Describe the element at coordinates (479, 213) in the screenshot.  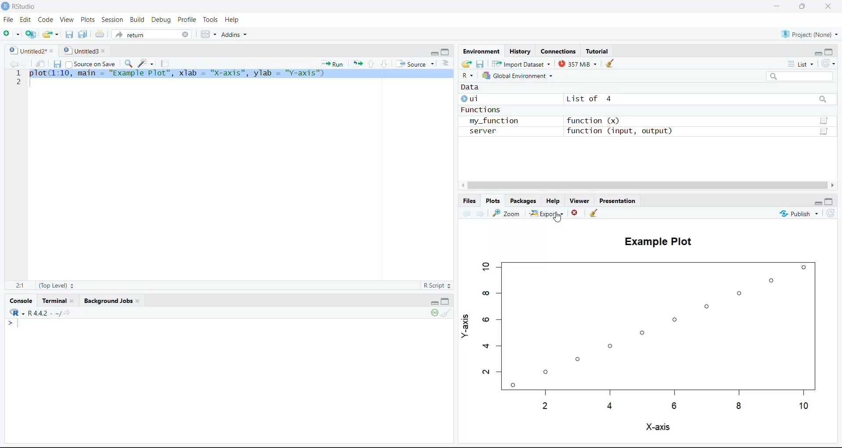
I see `Go forward to the next source location (Ctrl + F10)` at that location.